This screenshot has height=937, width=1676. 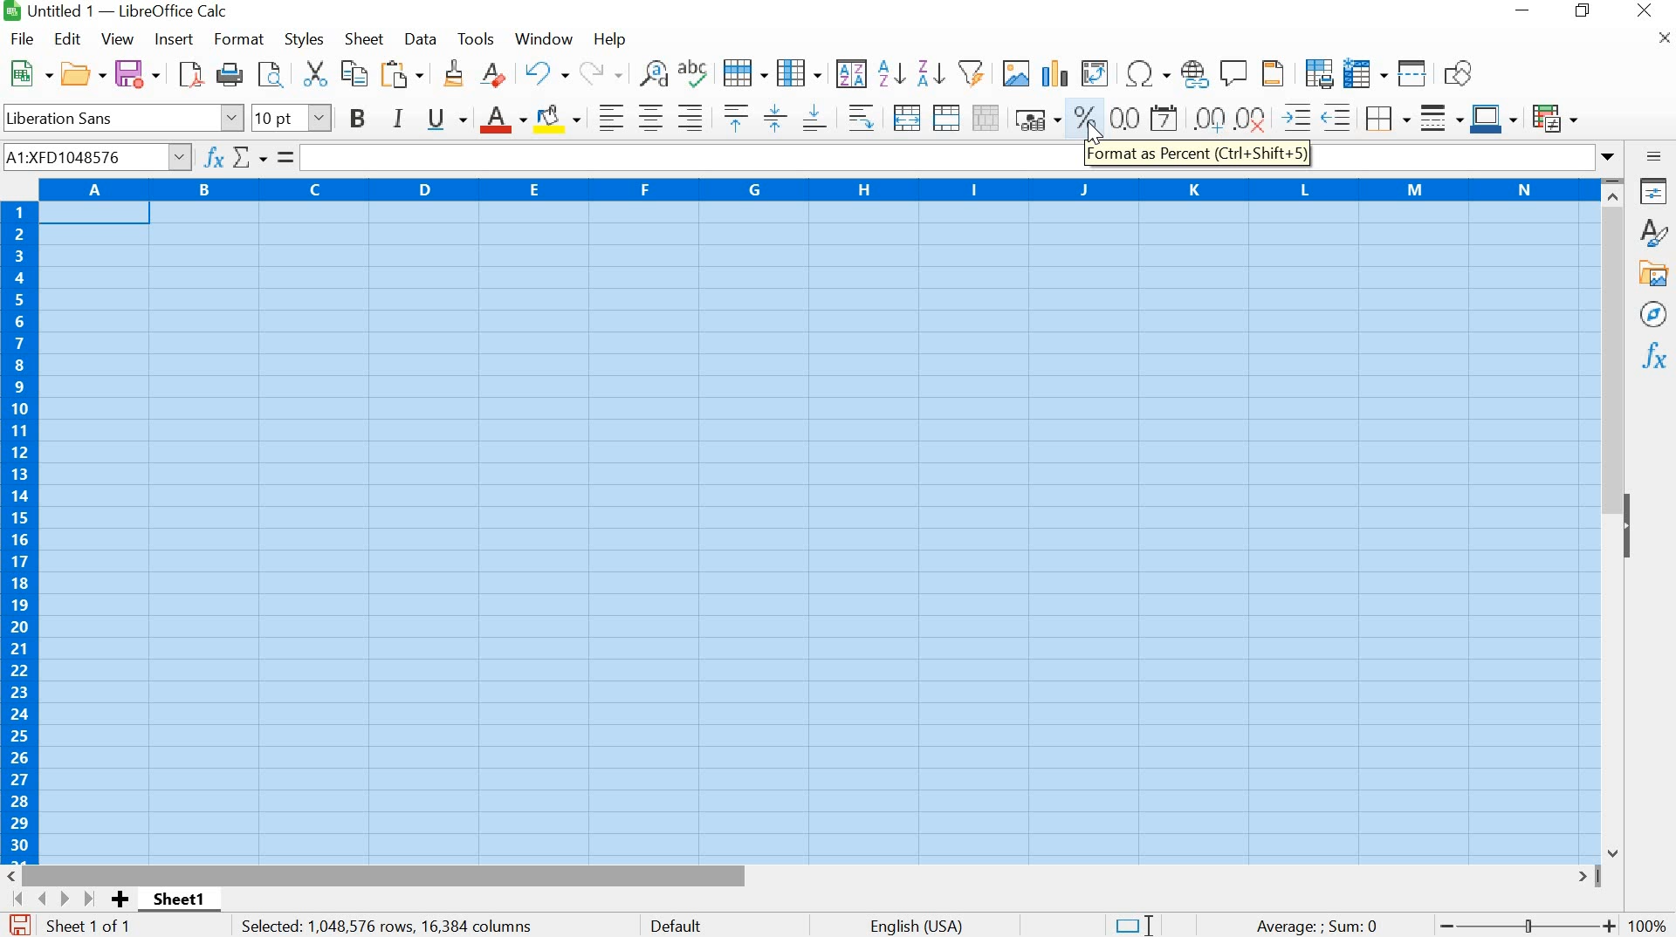 I want to click on UNDERLINE, so click(x=446, y=119).